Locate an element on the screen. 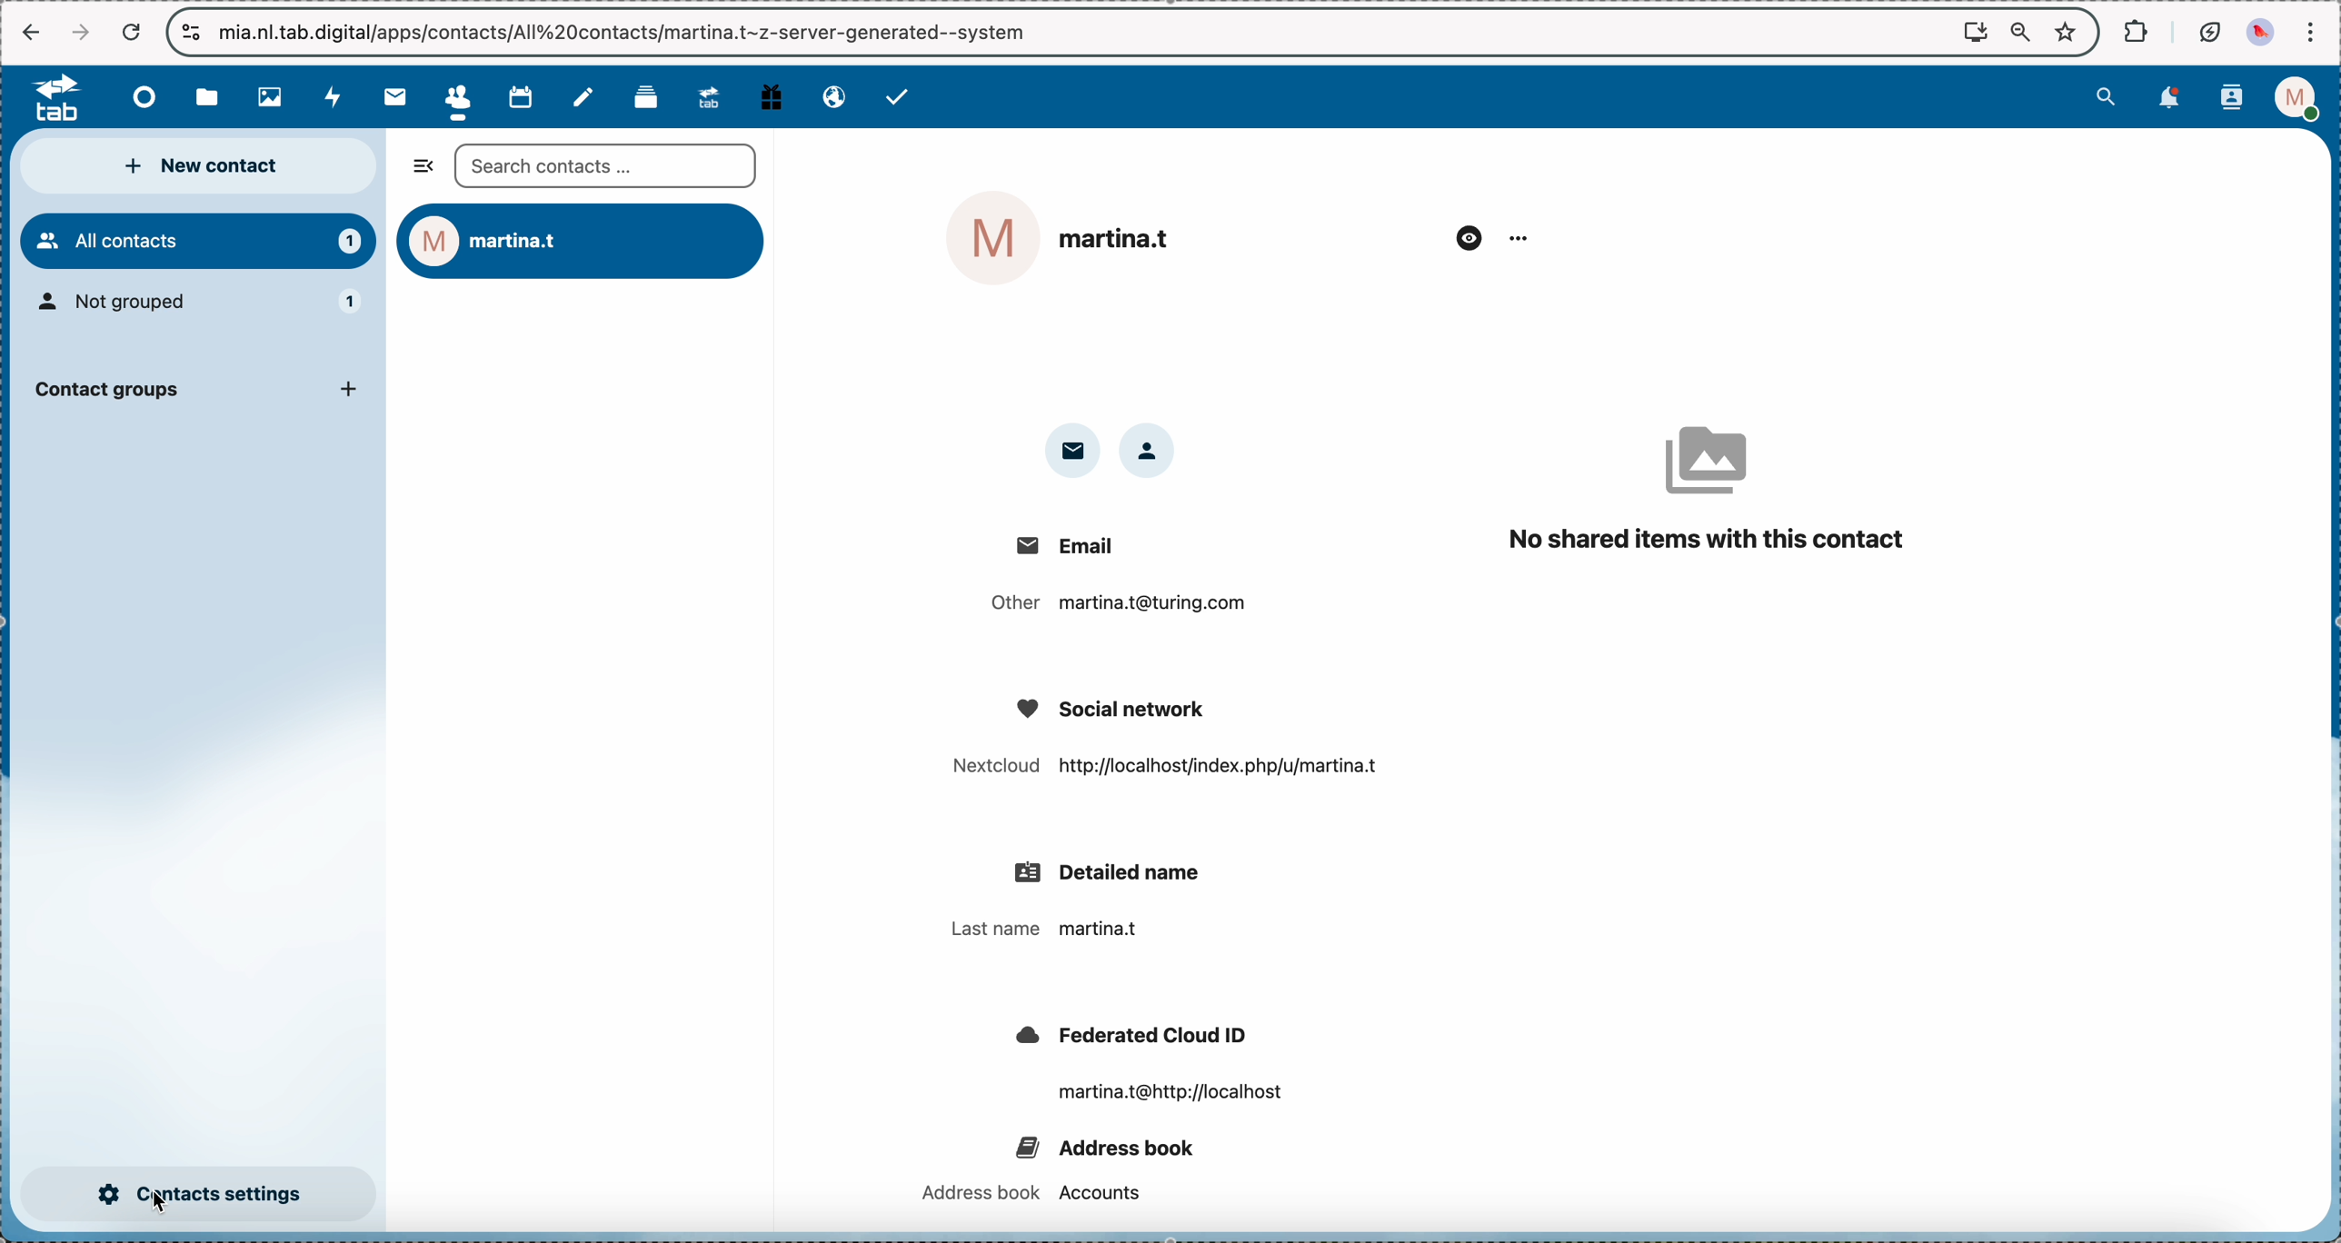  dashboard is located at coordinates (136, 97).